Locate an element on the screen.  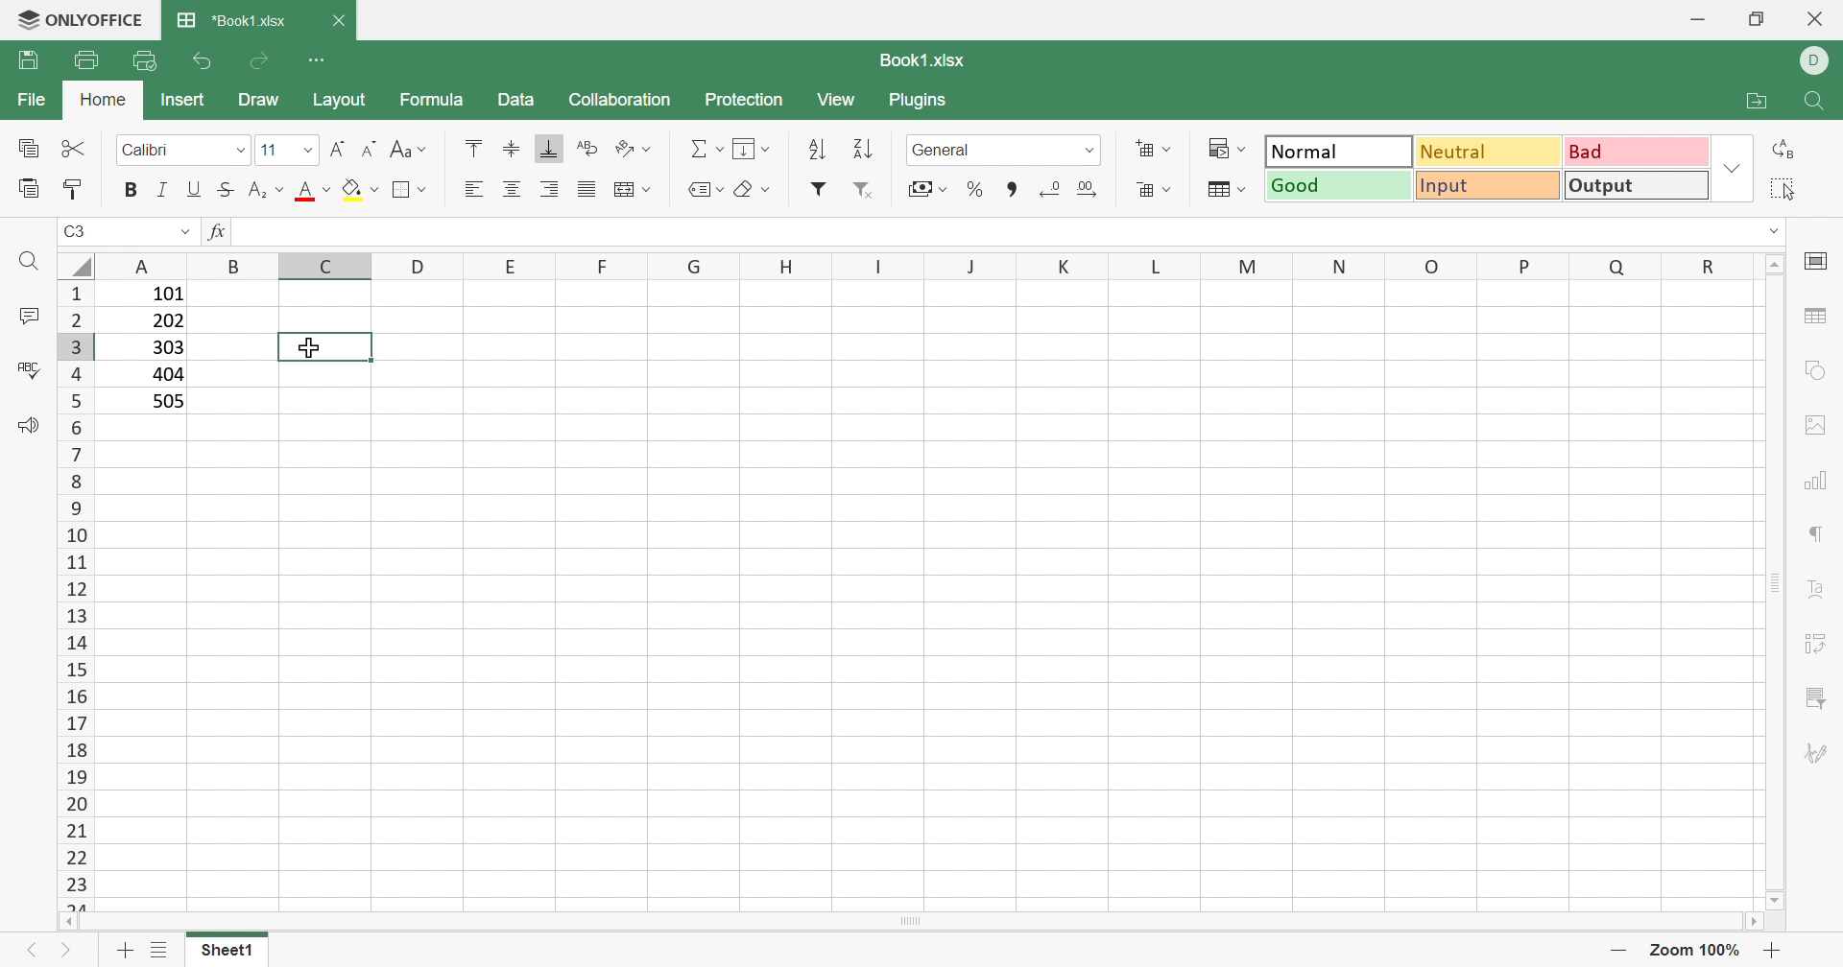
Zoom in is located at coordinates (1775, 950).